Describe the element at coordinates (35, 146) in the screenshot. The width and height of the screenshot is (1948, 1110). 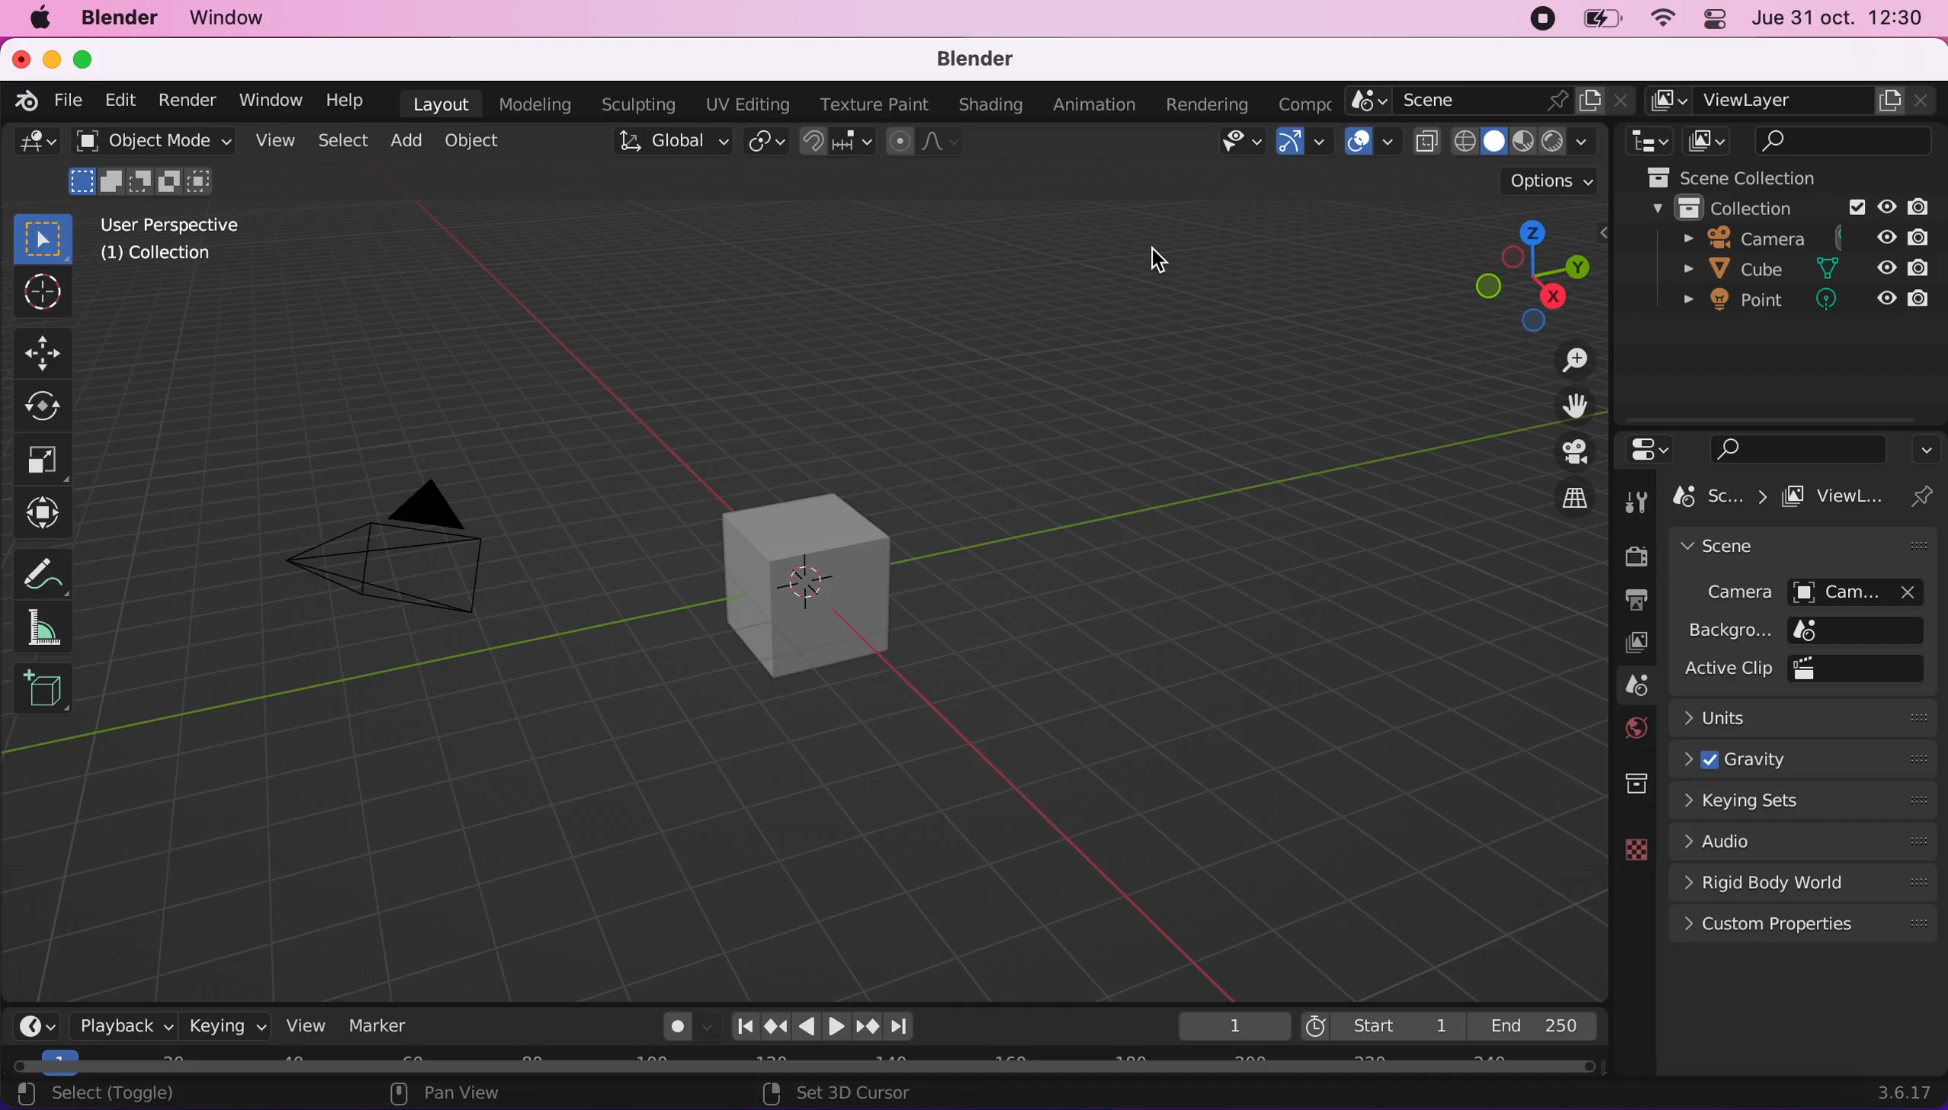
I see `editor type` at that location.